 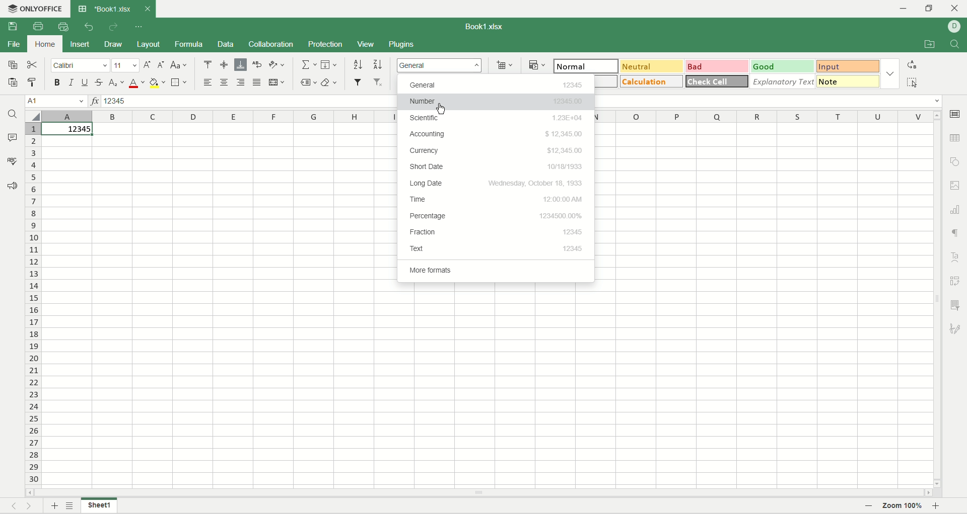 I want to click on table settings, so click(x=957, y=138).